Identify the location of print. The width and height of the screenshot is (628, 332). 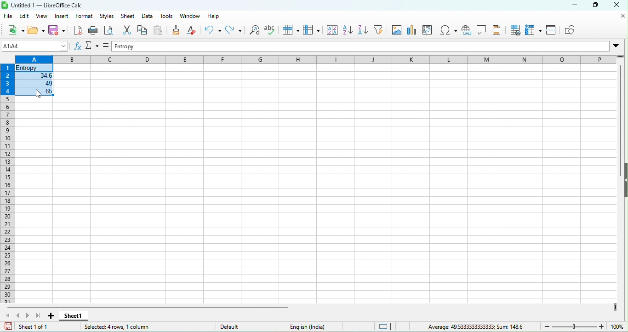
(94, 31).